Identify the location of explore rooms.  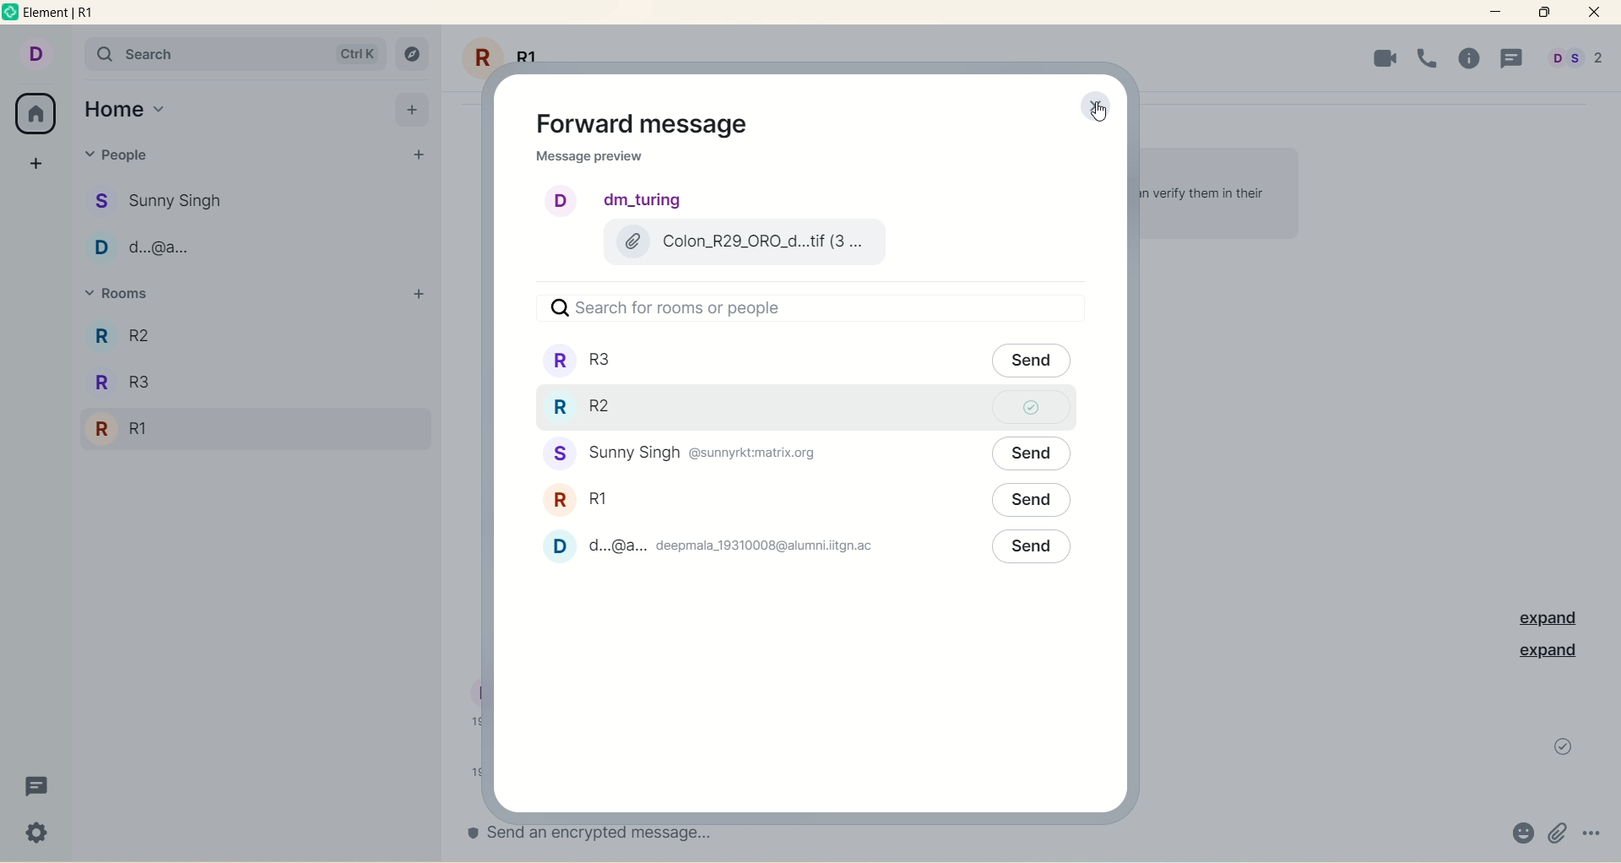
(414, 56).